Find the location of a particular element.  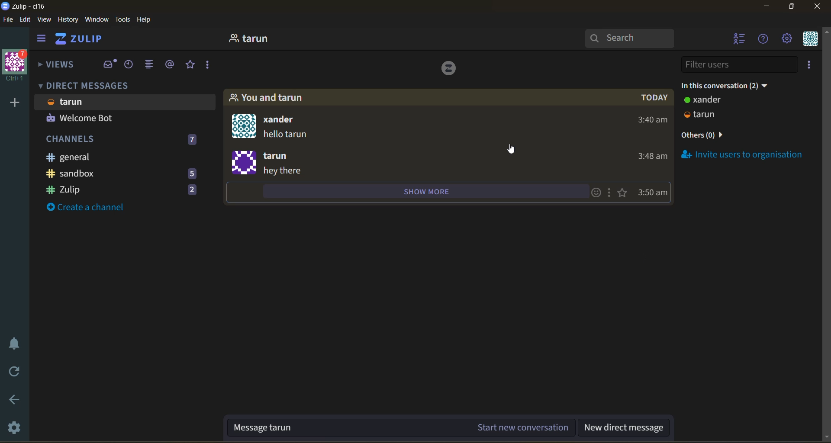

new direct message is located at coordinates (628, 428).